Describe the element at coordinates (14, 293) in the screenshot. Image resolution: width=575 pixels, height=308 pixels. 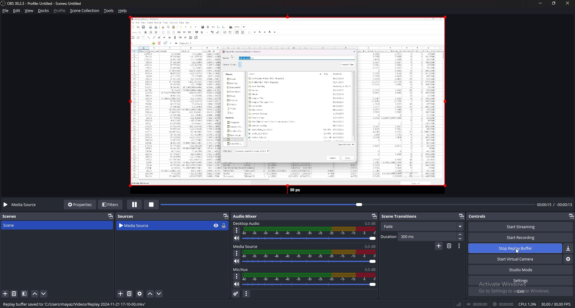
I see `delete scene` at that location.